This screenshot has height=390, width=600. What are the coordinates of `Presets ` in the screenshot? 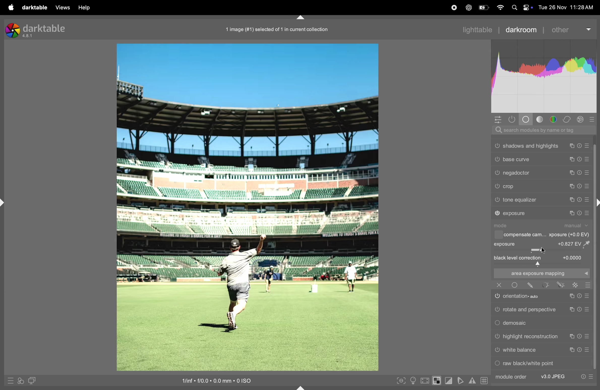 It's located at (588, 173).